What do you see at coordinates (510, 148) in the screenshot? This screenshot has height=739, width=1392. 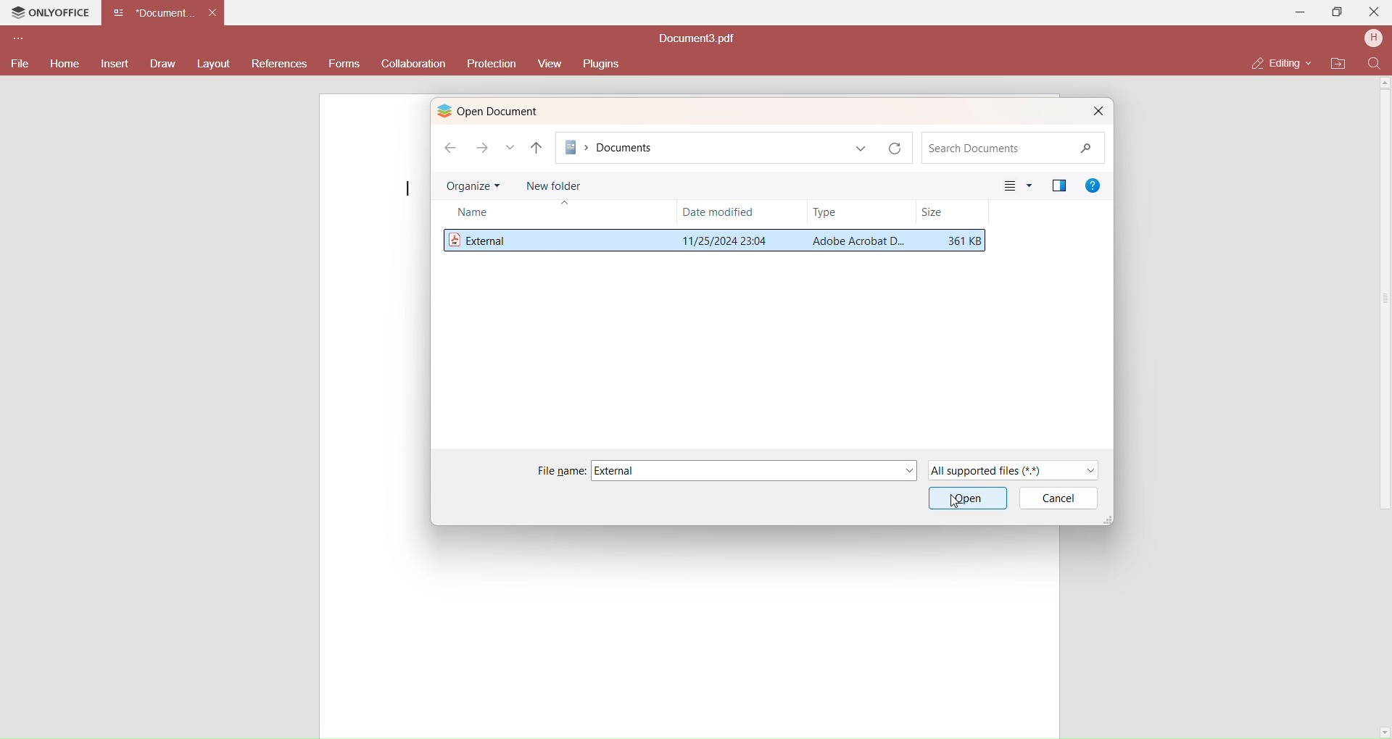 I see `recent locations` at bounding box center [510, 148].